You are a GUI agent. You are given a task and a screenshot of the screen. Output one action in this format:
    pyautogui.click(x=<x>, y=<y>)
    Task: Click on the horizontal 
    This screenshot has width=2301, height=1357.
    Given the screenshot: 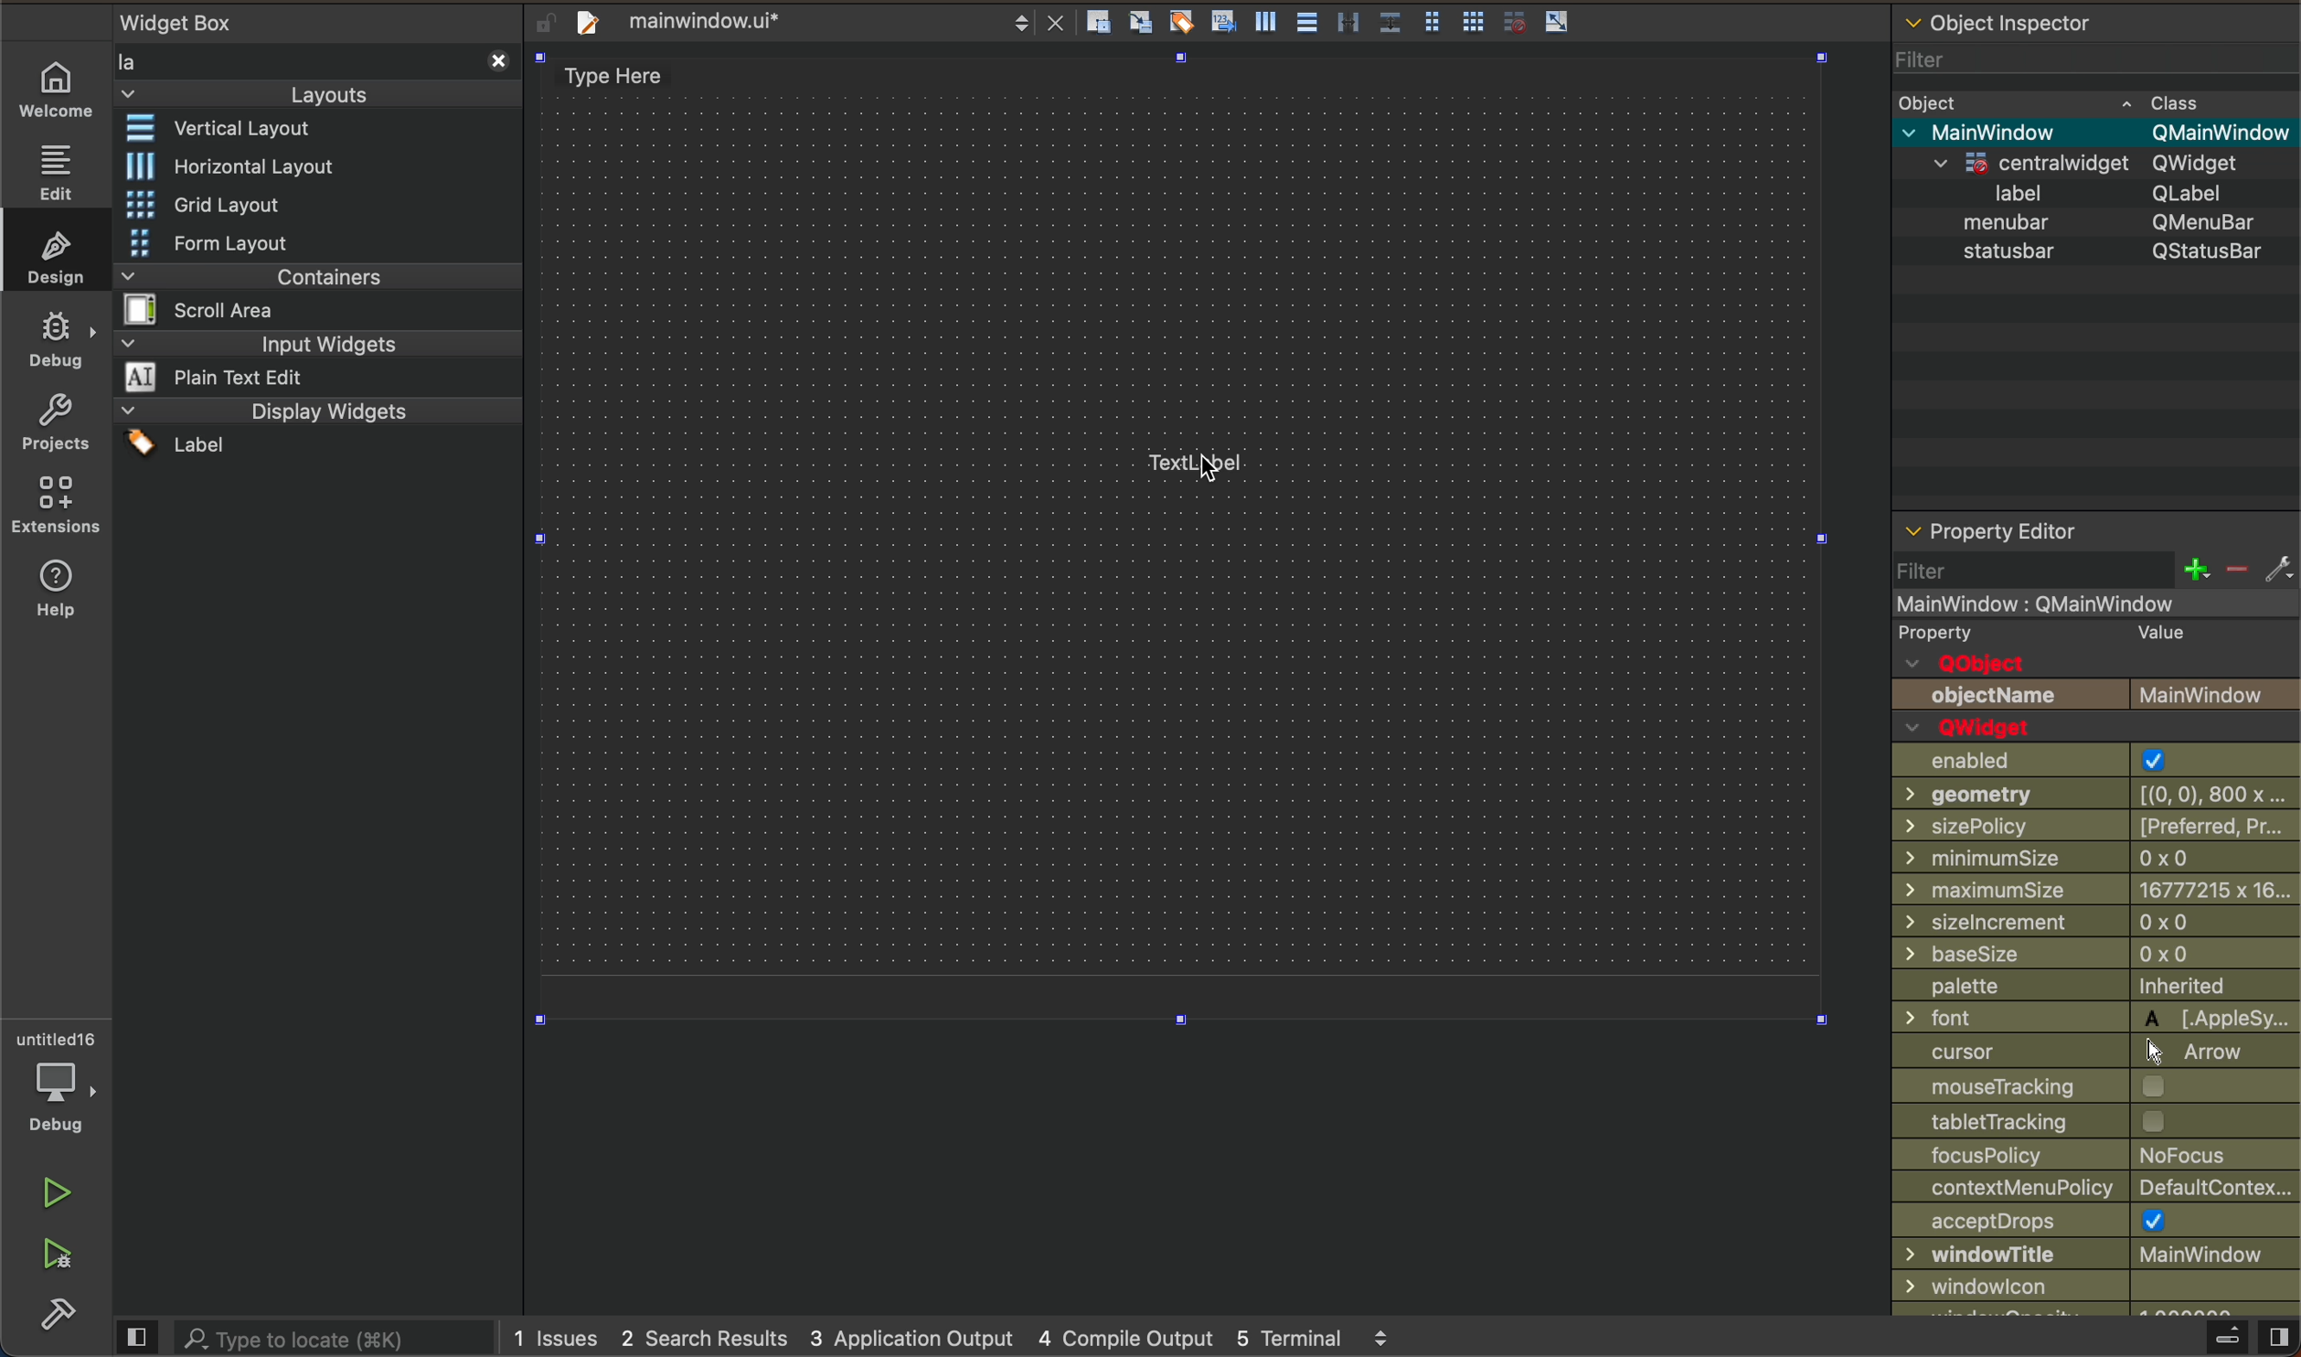 What is the action you would take?
    pyautogui.click(x=230, y=166)
    